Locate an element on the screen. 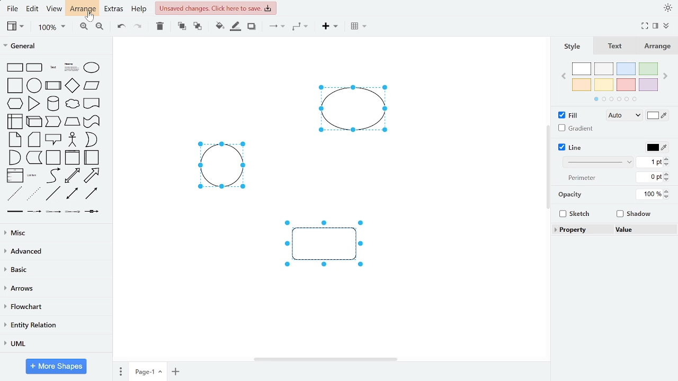  file is located at coordinates (13, 8).